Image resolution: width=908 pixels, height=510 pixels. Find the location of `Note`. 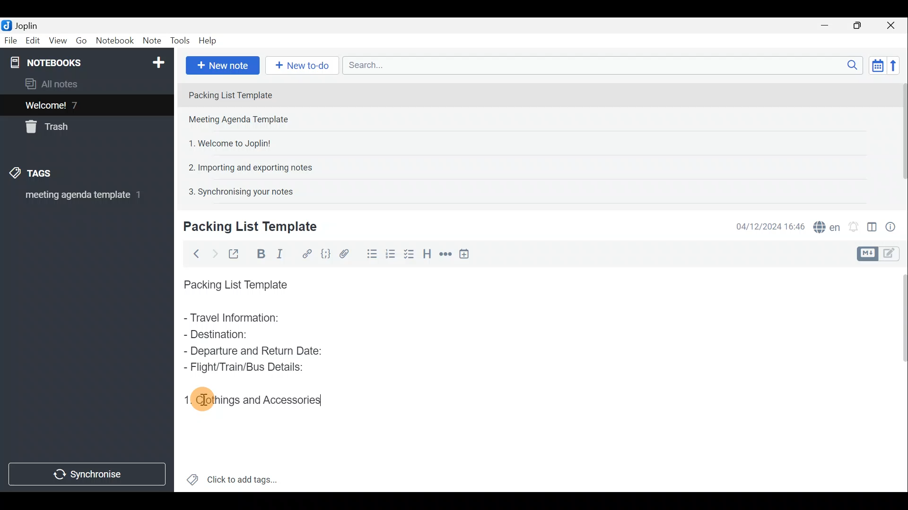

Note is located at coordinates (151, 41).